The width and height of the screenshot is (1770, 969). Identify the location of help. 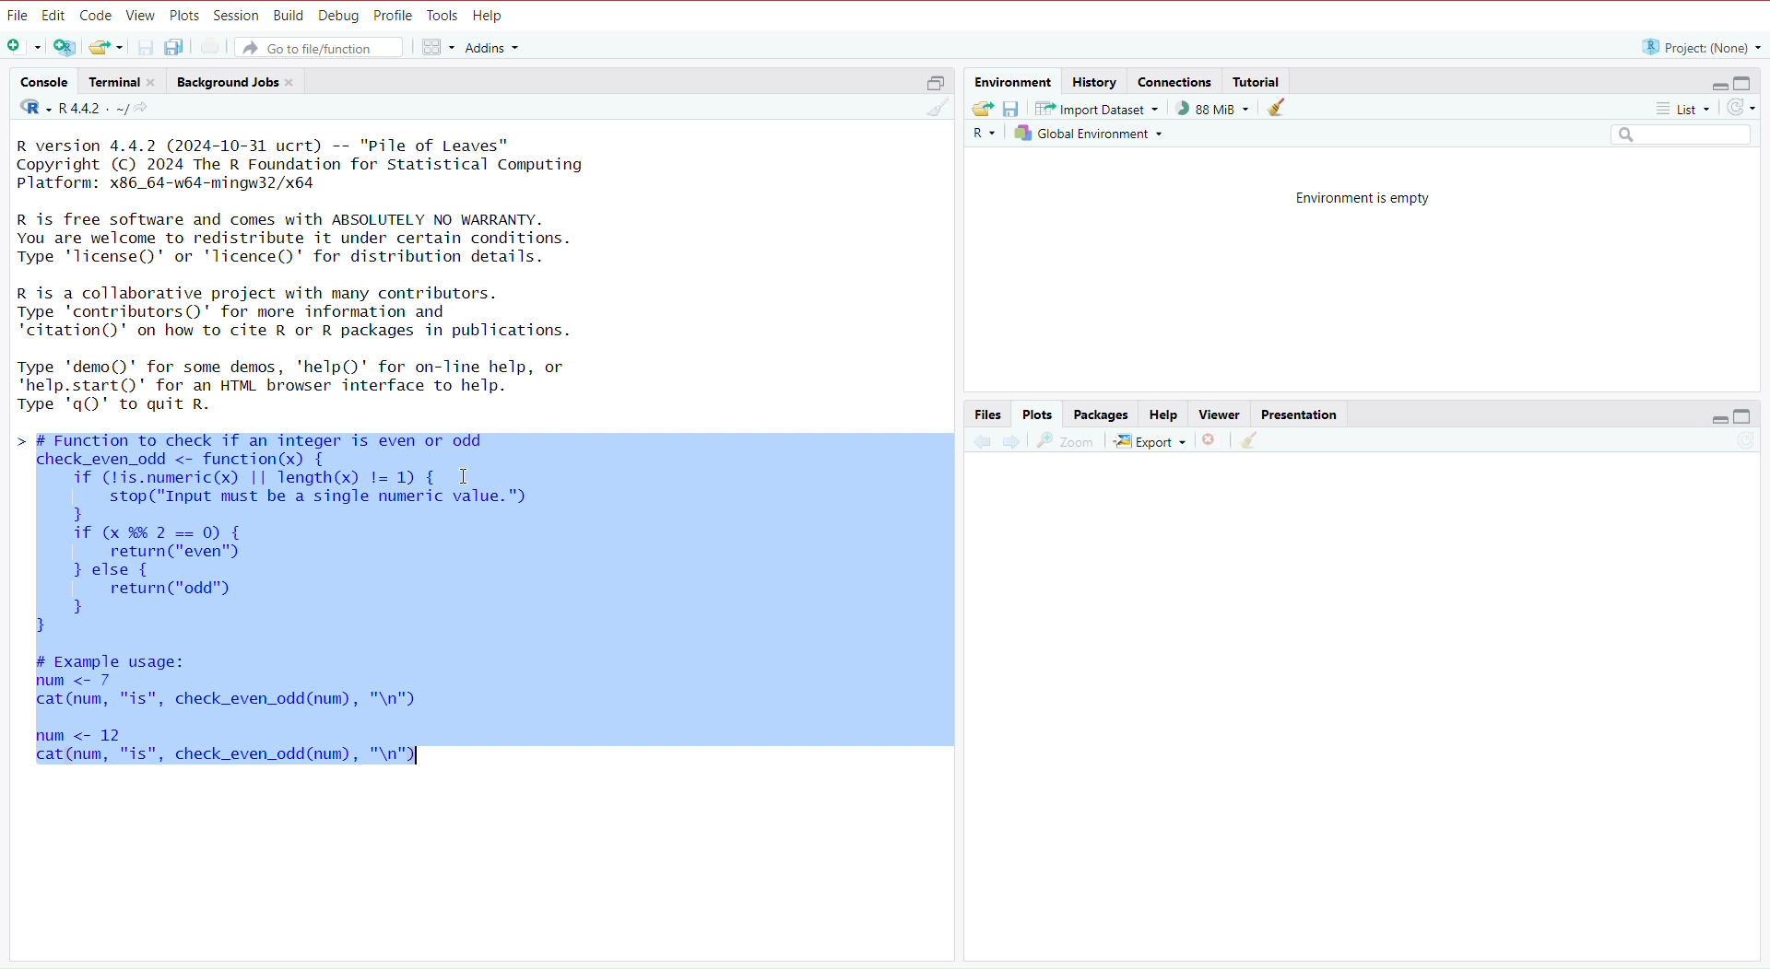
(1161, 415).